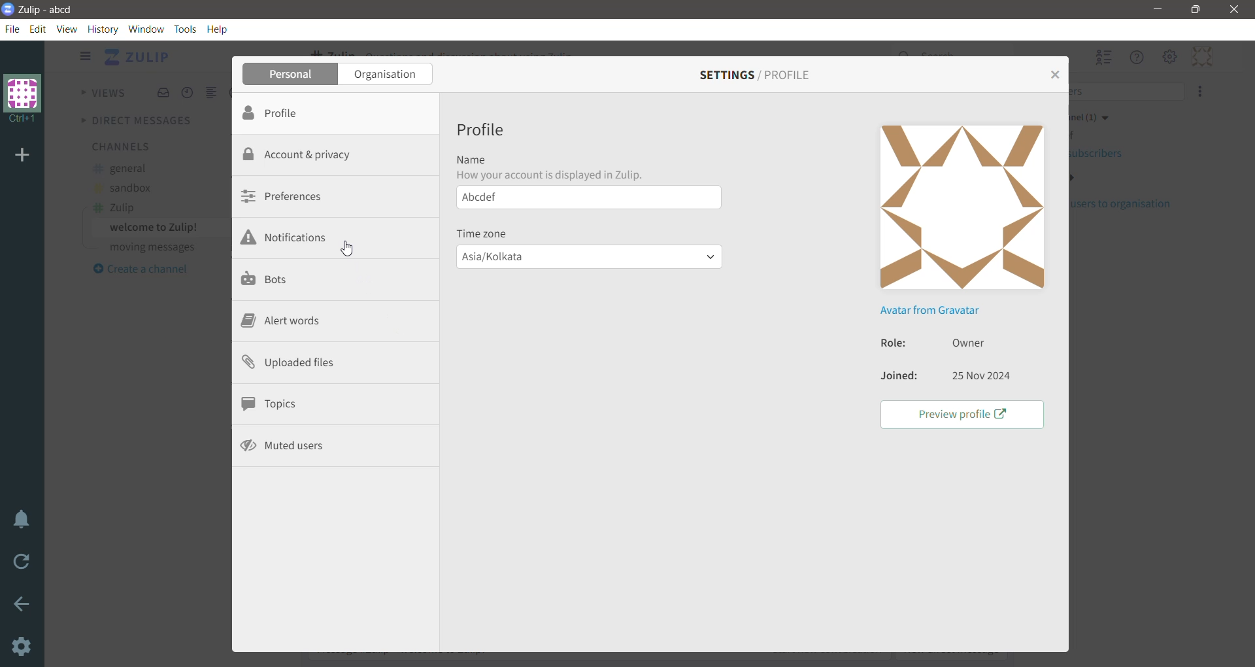 Image resolution: width=1255 pixels, height=667 pixels. I want to click on Preferences, so click(288, 196).